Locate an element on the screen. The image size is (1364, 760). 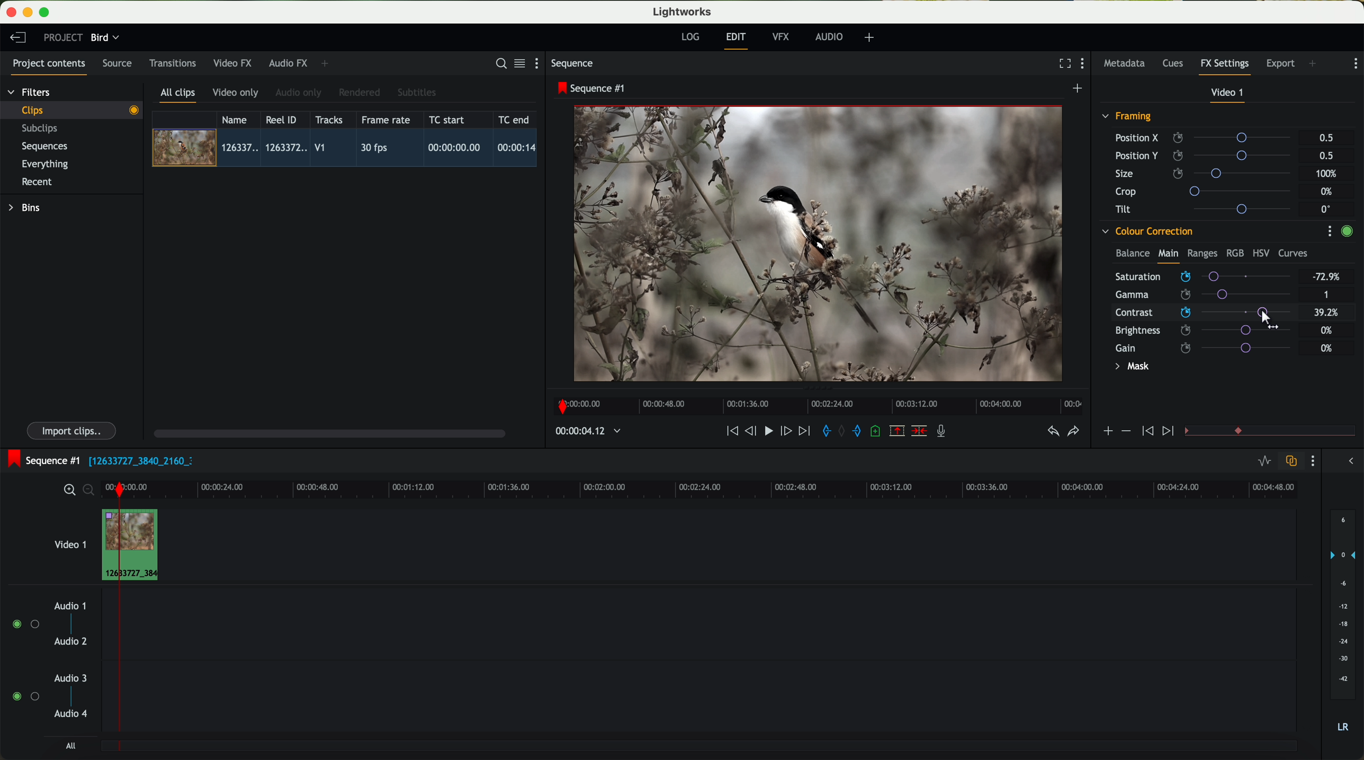
add panel is located at coordinates (1315, 65).